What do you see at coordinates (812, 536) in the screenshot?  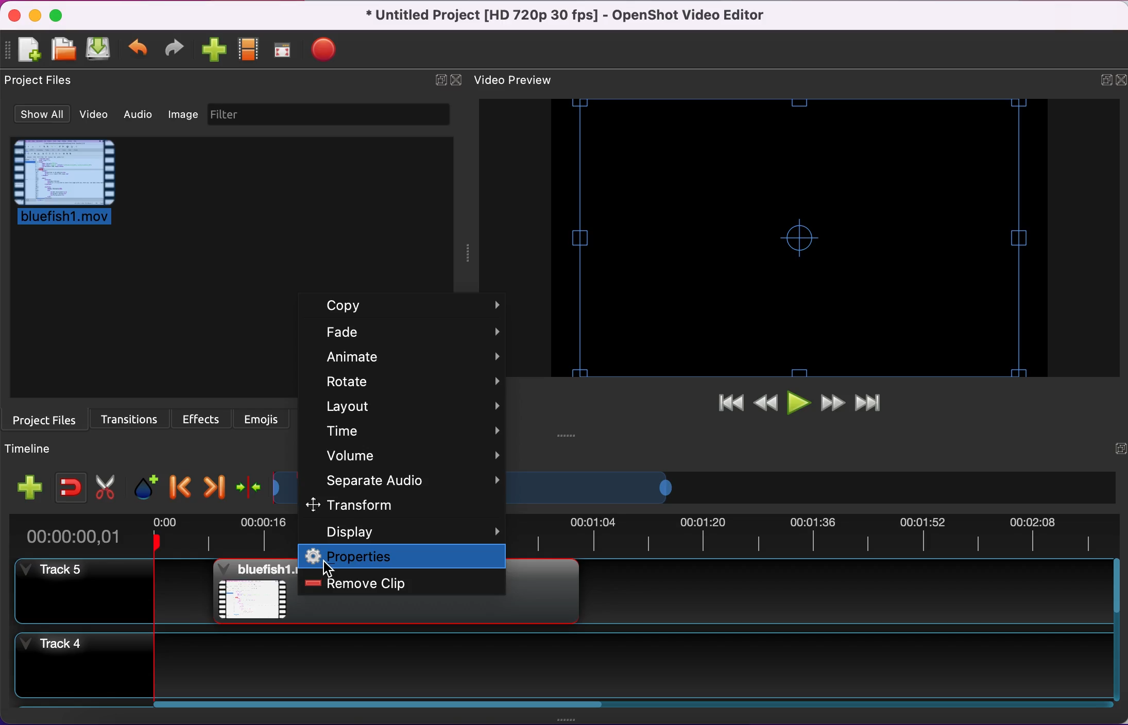 I see `Time duration` at bounding box center [812, 536].